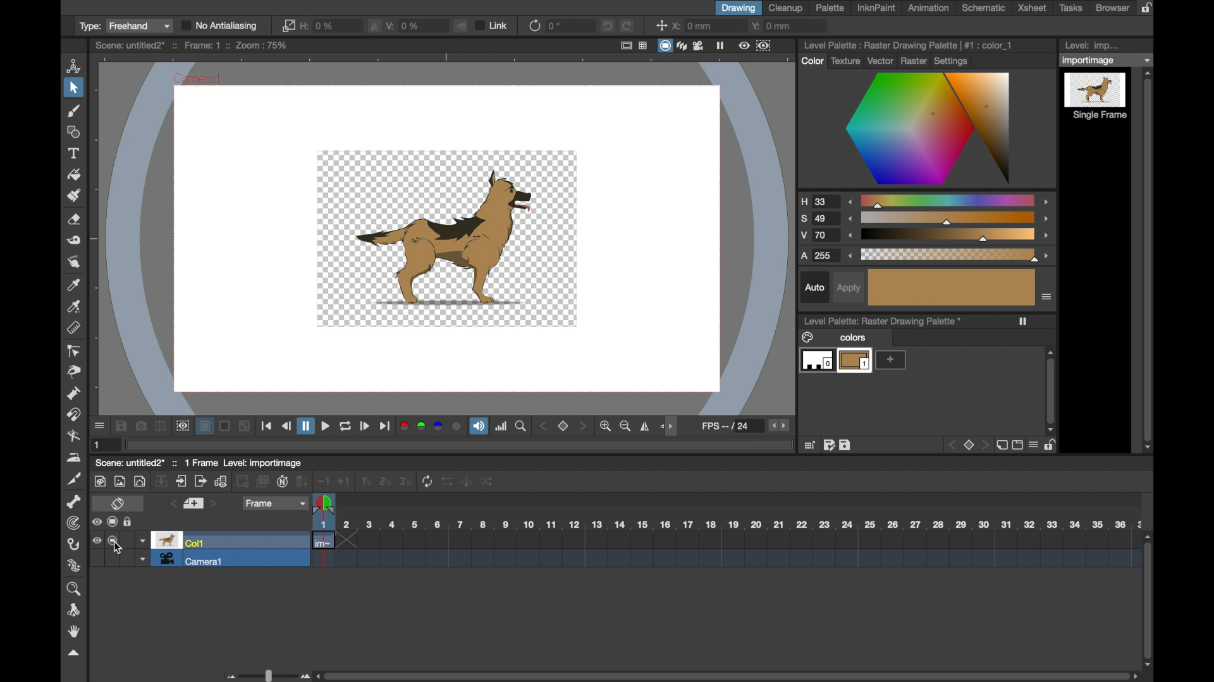  I want to click on minimize, so click(244, 427).